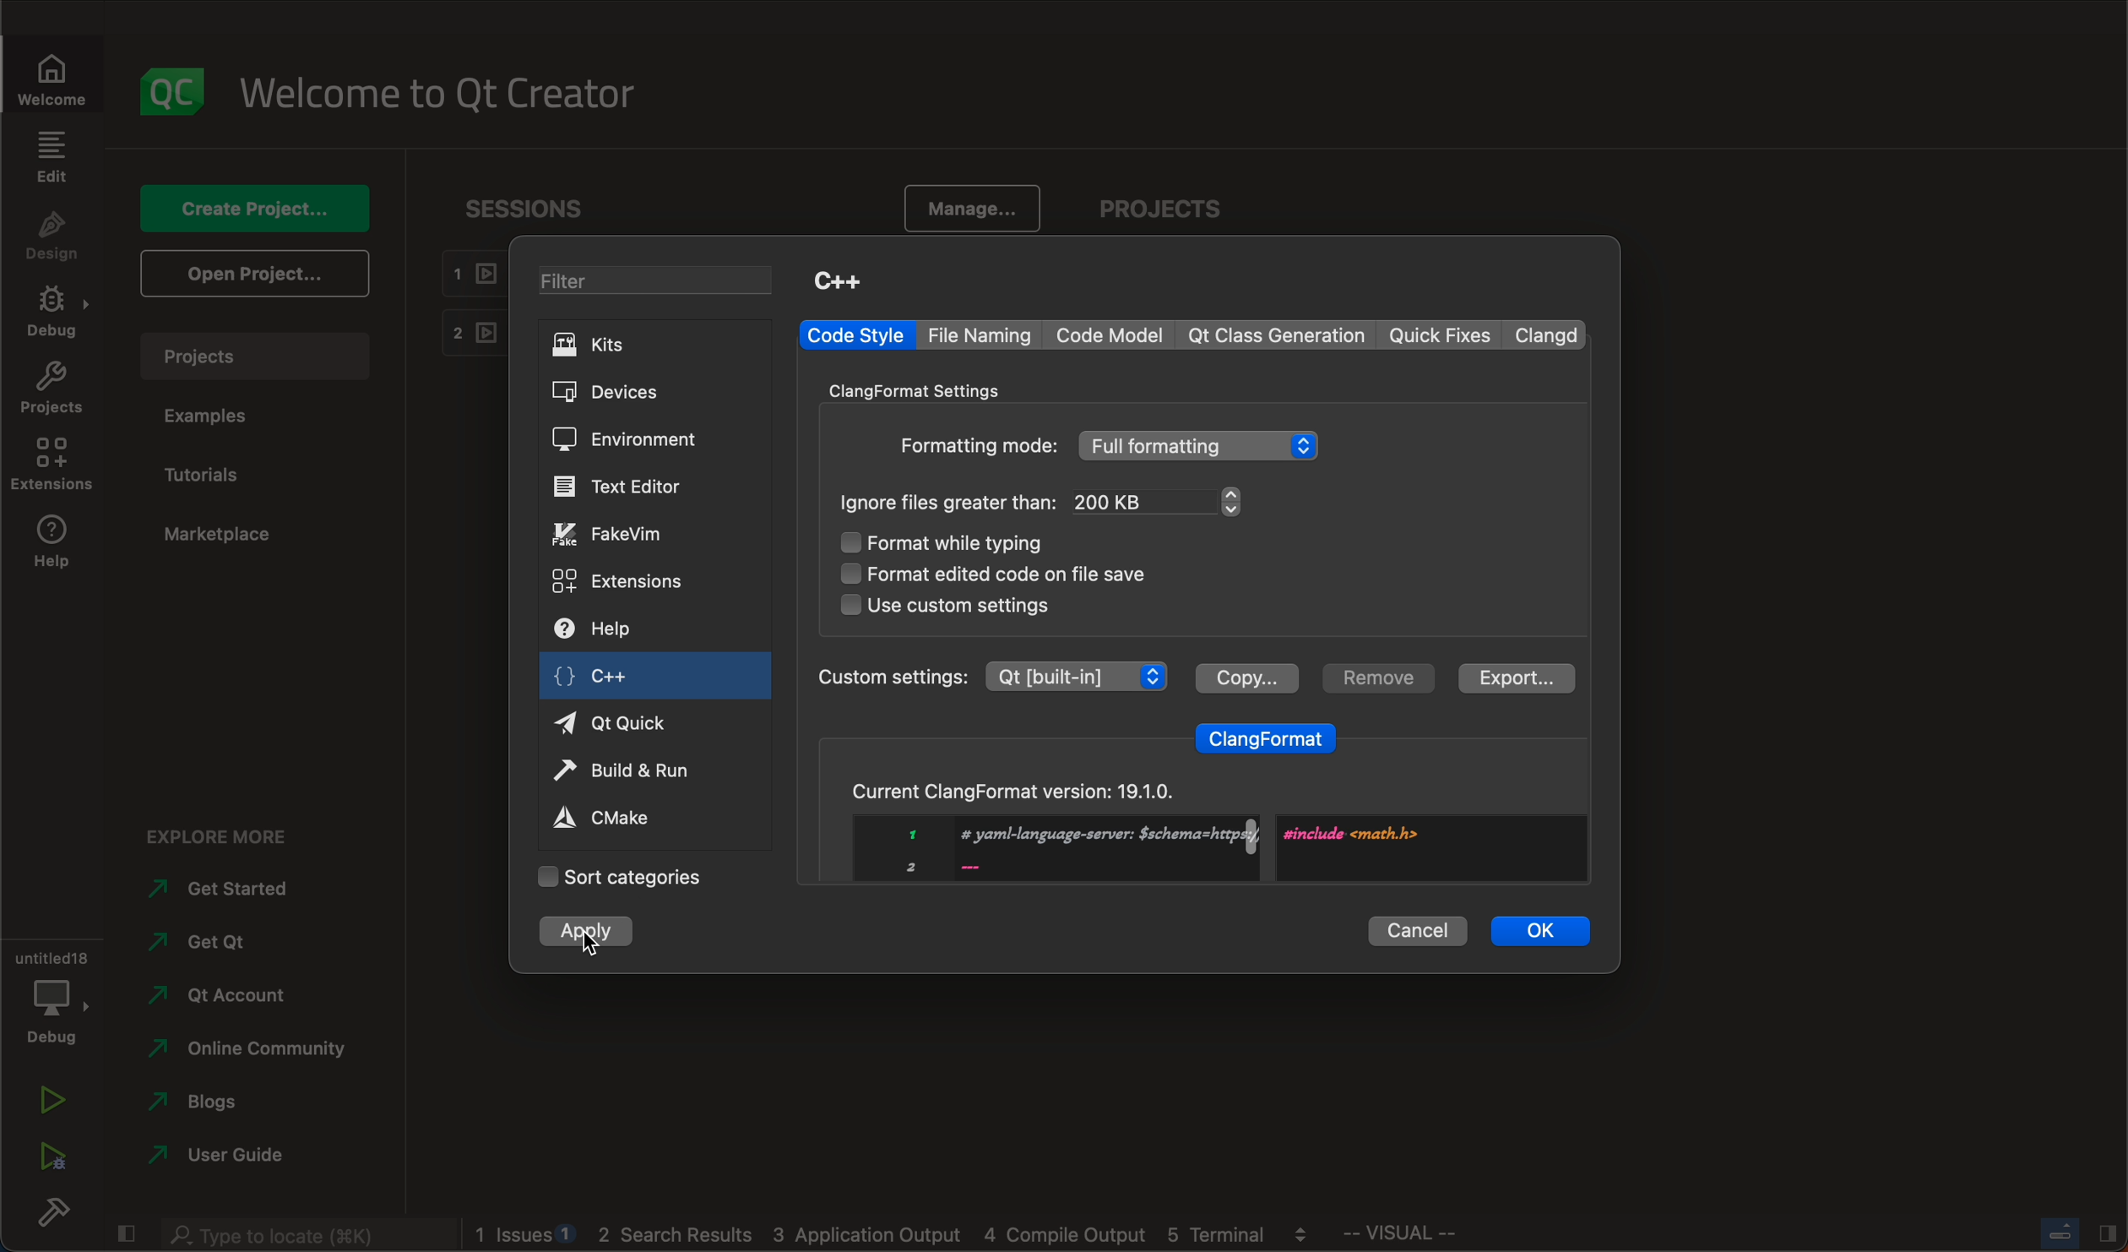 The width and height of the screenshot is (2128, 1252). Describe the element at coordinates (251, 272) in the screenshot. I see `open` at that location.